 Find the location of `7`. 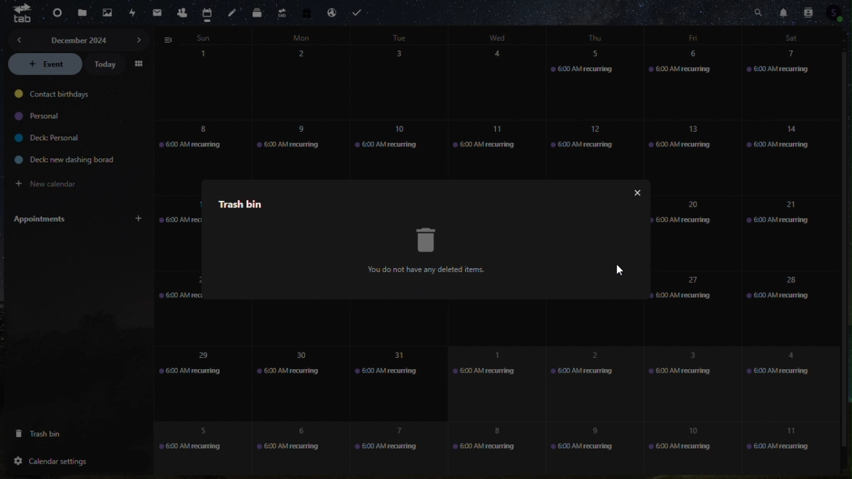

7 is located at coordinates (792, 85).